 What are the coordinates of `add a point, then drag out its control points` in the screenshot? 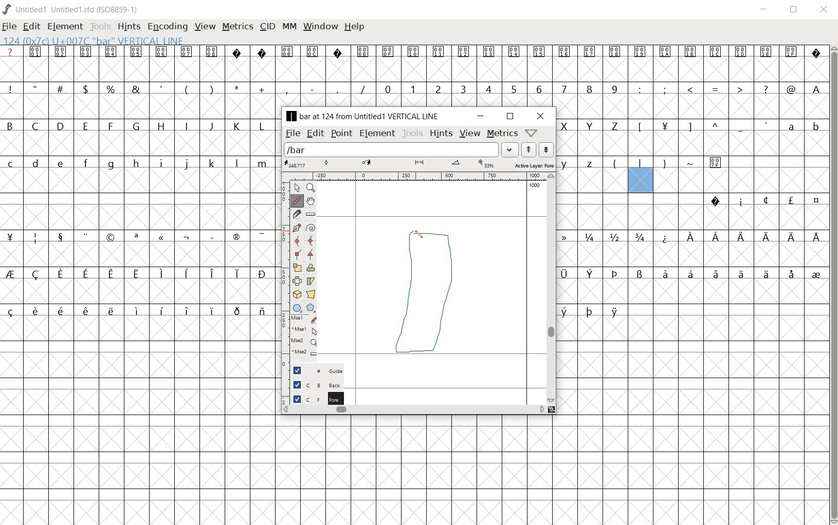 It's located at (296, 227).